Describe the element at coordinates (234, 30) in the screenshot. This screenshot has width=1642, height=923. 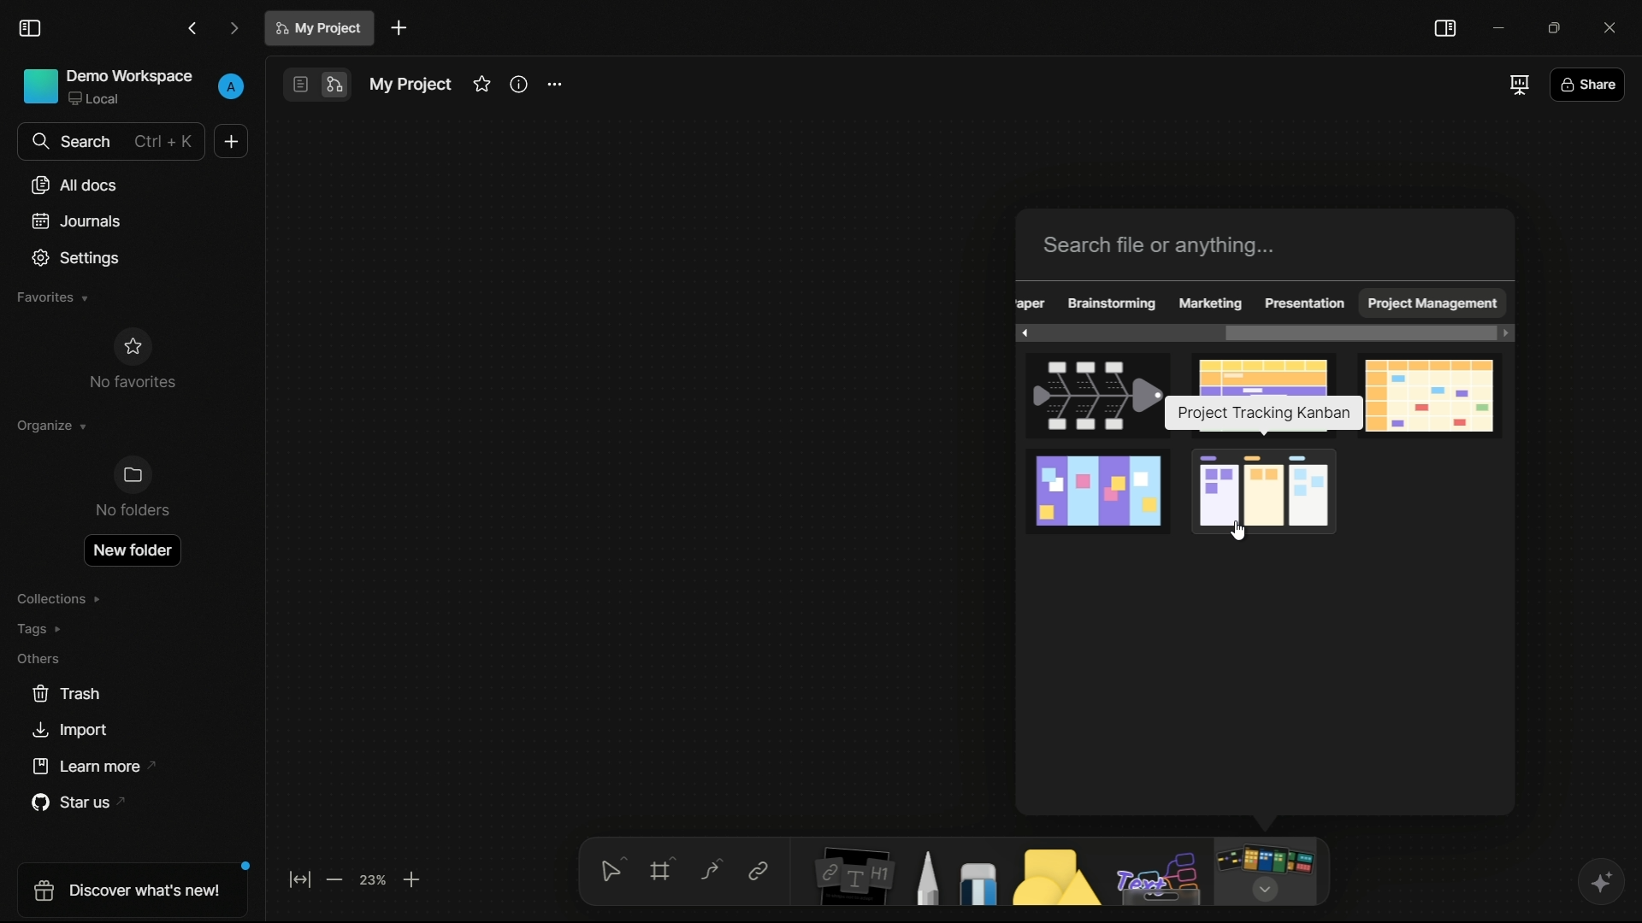
I see `forward` at that location.